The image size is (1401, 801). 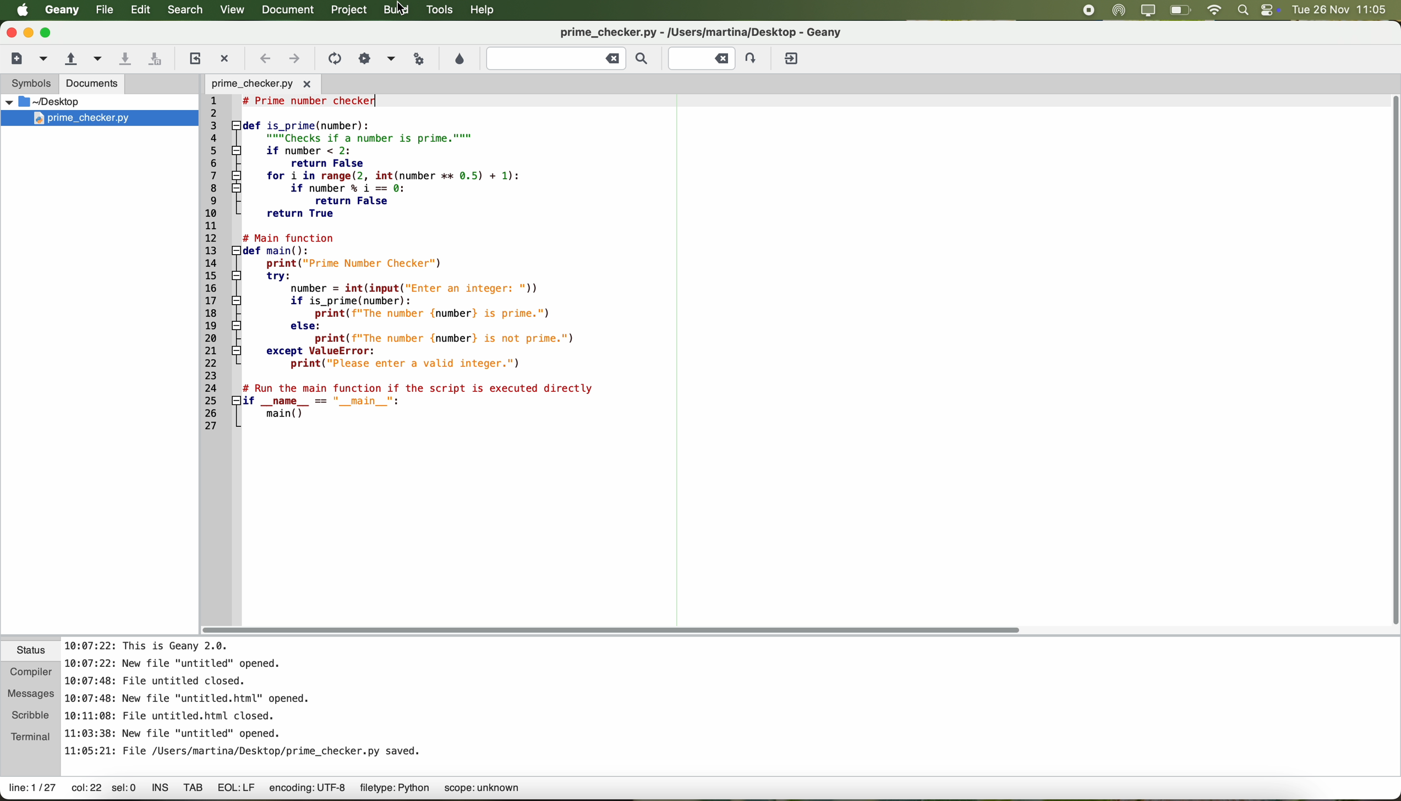 What do you see at coordinates (102, 10) in the screenshot?
I see `file` at bounding box center [102, 10].